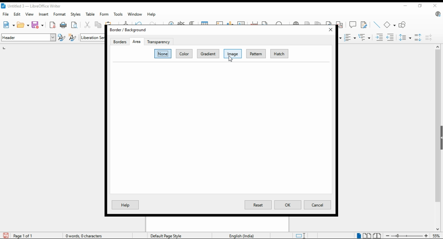  Describe the element at coordinates (279, 54) in the screenshot. I see `hatch` at that location.